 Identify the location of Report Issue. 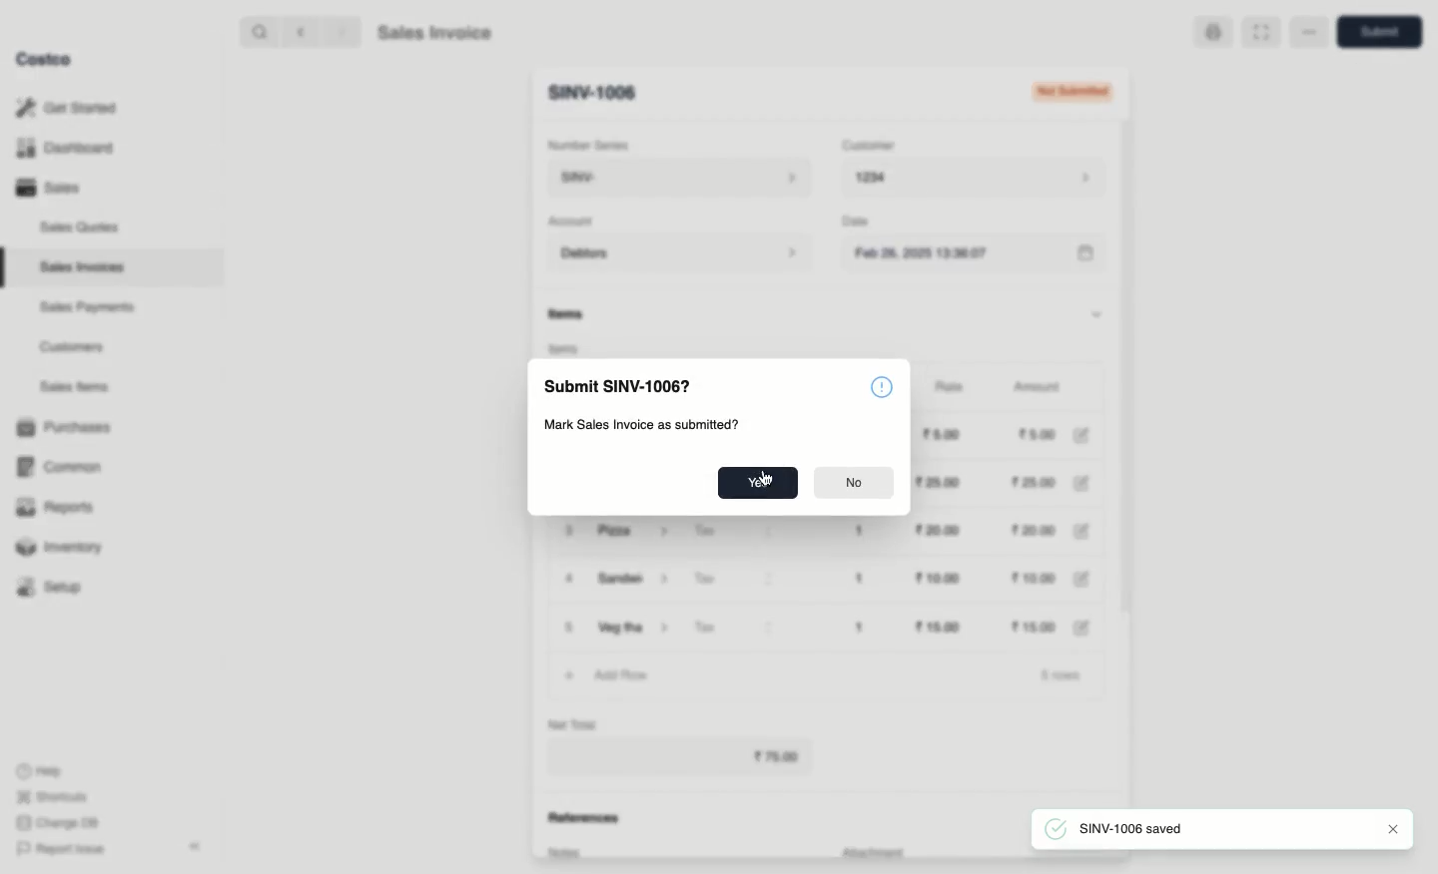
(57, 849).